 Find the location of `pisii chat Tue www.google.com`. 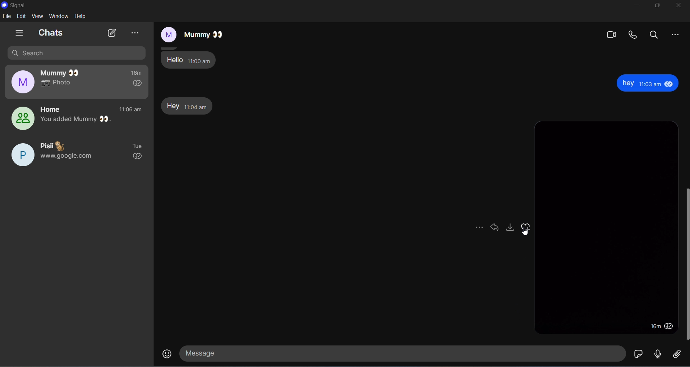

pisii chat Tue www.google.com is located at coordinates (76, 155).